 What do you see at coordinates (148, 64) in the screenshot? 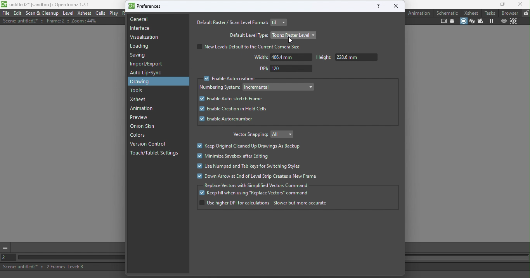
I see `Import/export` at bounding box center [148, 64].